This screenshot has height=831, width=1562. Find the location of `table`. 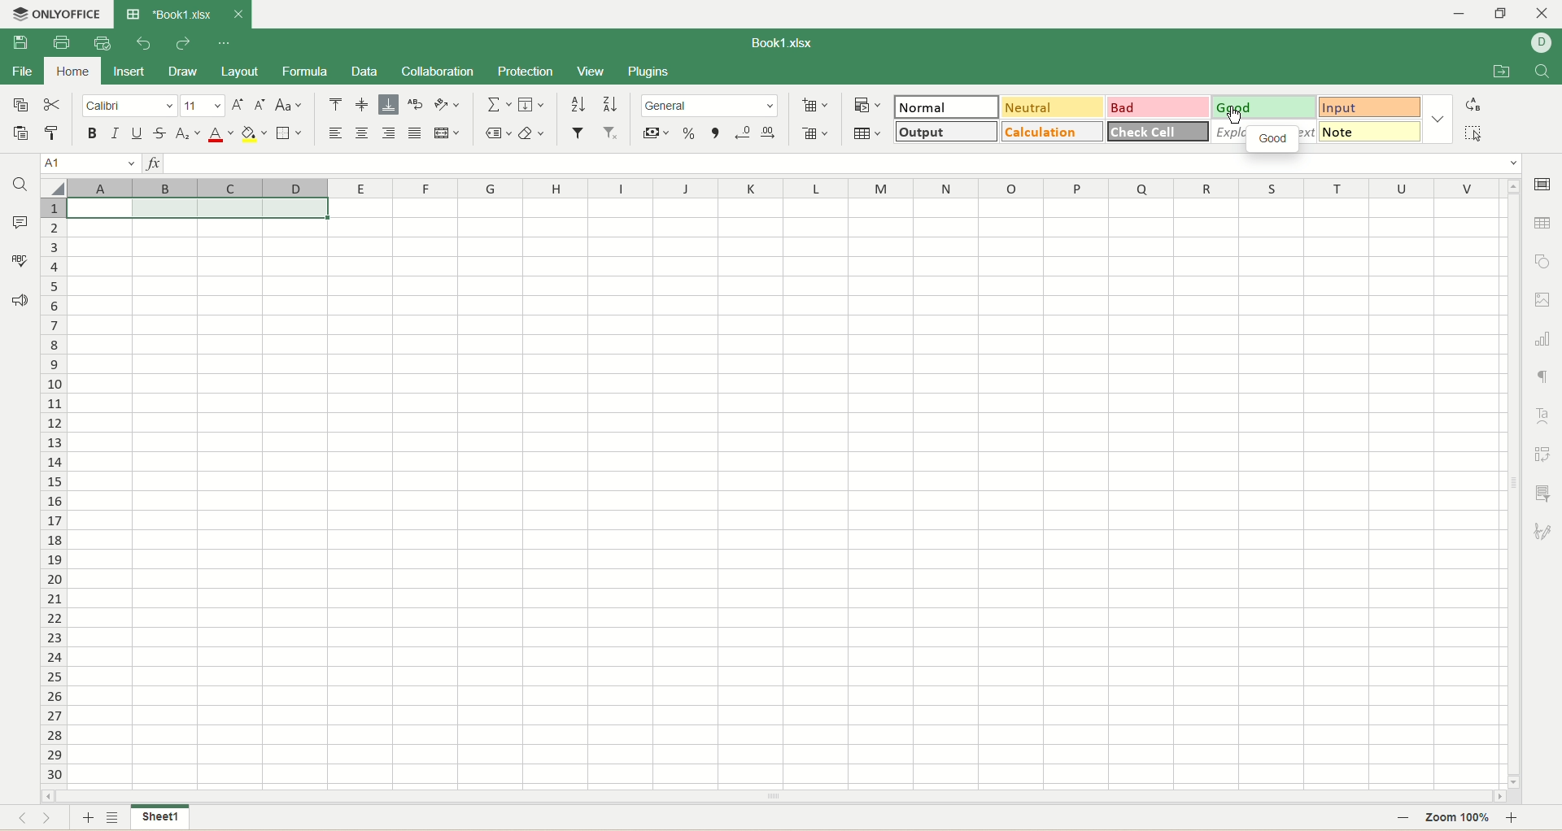

table is located at coordinates (870, 133).